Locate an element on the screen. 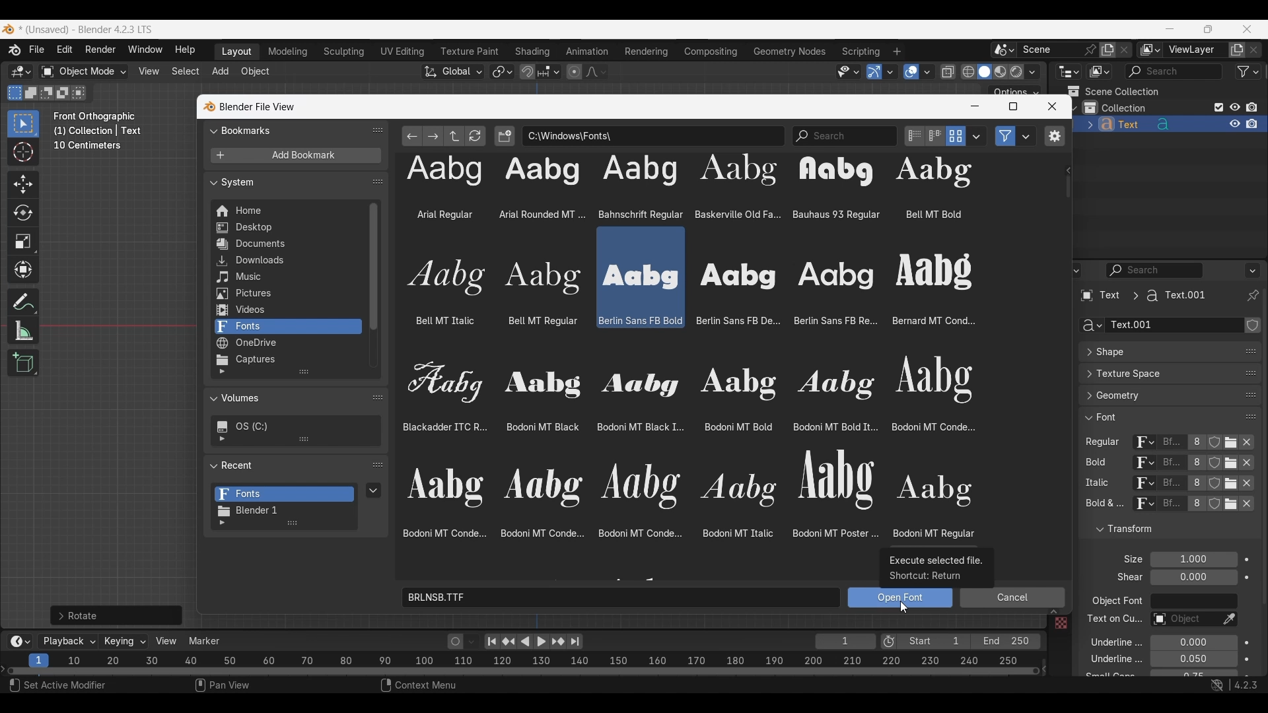 The image size is (1268, 713). Shading is located at coordinates (1032, 72).